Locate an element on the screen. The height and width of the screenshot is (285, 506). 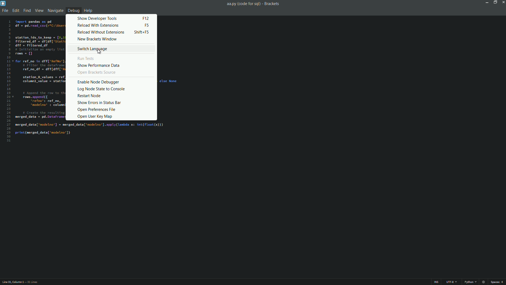
ins is located at coordinates (436, 282).